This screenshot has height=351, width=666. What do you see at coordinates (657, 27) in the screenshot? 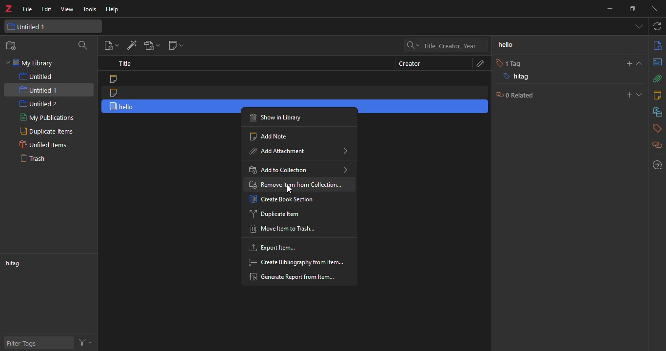
I see `sync` at bounding box center [657, 27].